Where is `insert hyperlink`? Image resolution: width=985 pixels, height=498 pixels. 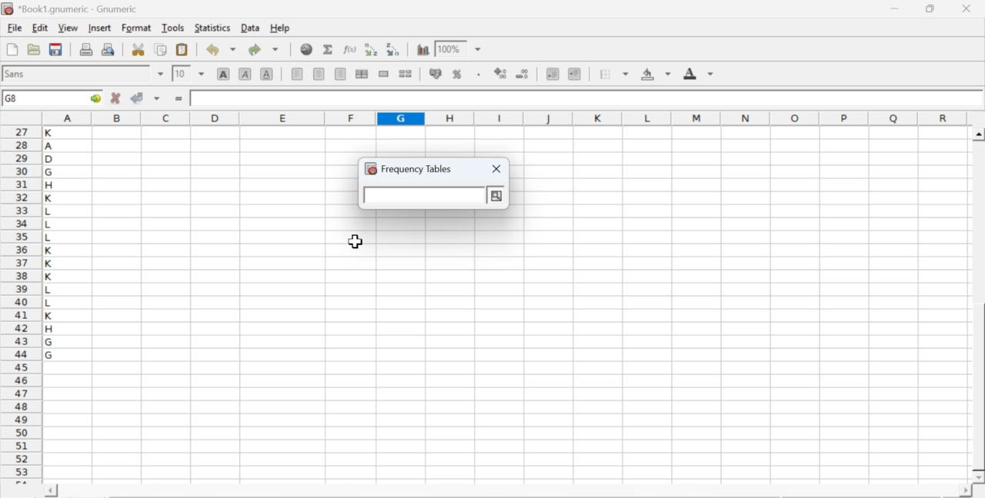
insert hyperlink is located at coordinates (307, 49).